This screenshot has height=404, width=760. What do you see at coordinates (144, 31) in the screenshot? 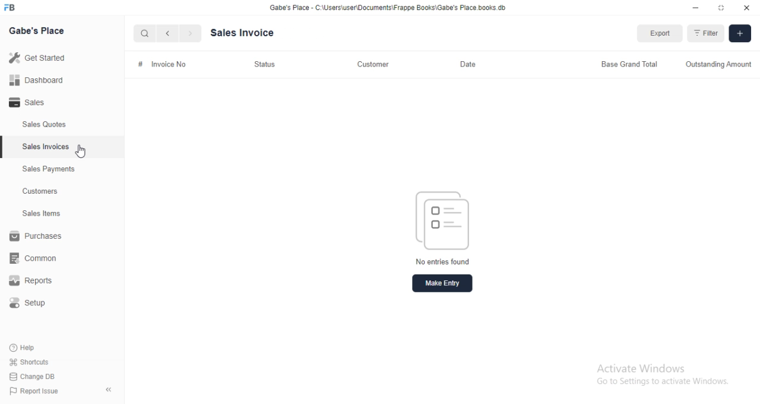
I see `Search` at bounding box center [144, 31].